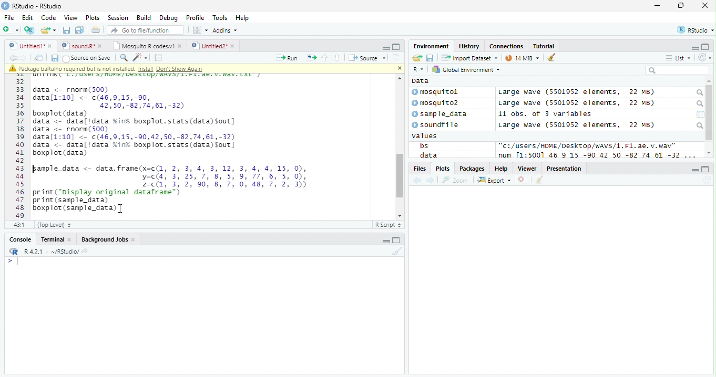  Describe the element at coordinates (398, 78) in the screenshot. I see `scroll up` at that location.